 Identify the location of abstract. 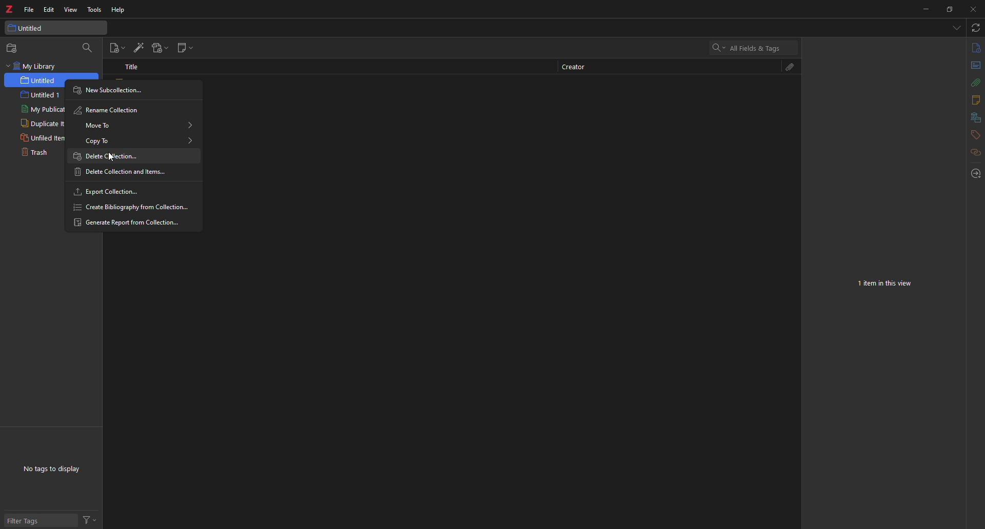
(975, 66).